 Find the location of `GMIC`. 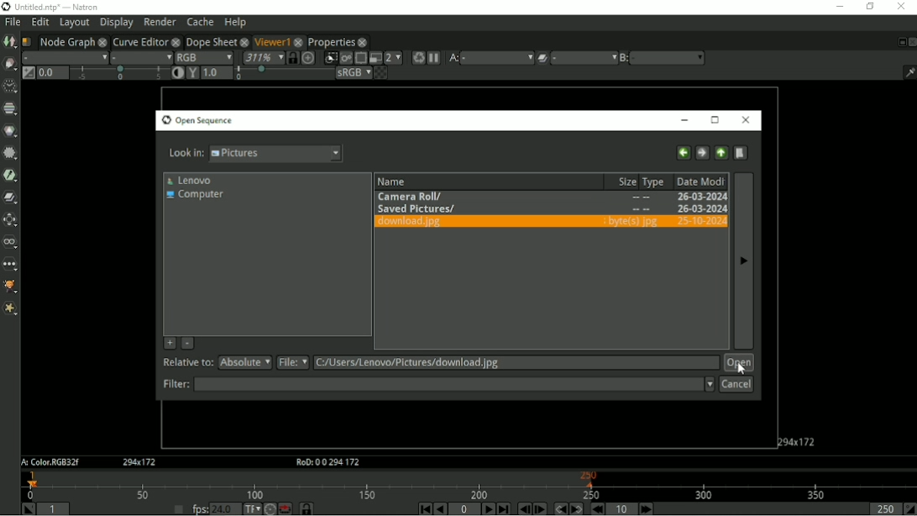

GMIC is located at coordinates (10, 287).